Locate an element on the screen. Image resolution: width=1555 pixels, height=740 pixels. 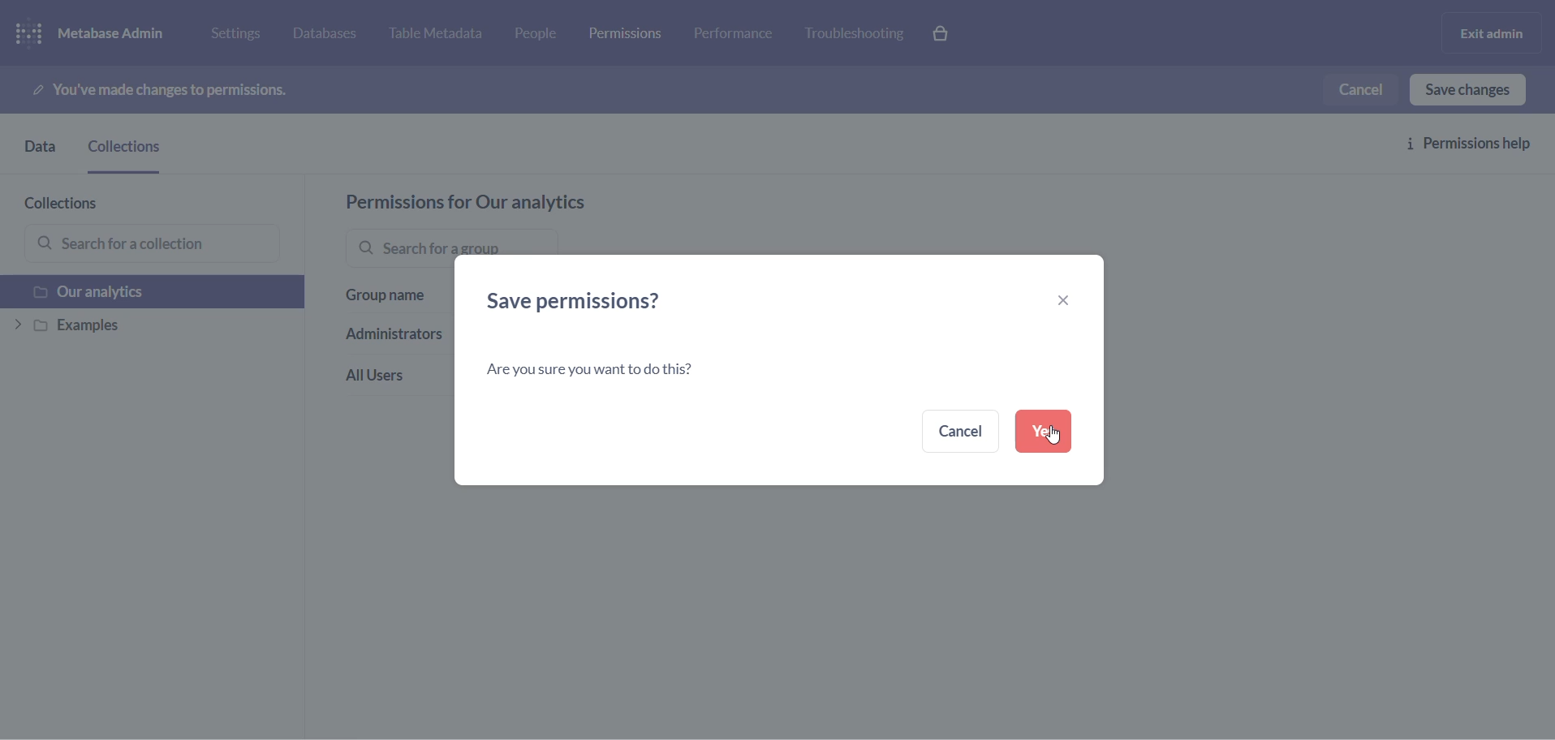
searchbar is located at coordinates (434, 243).